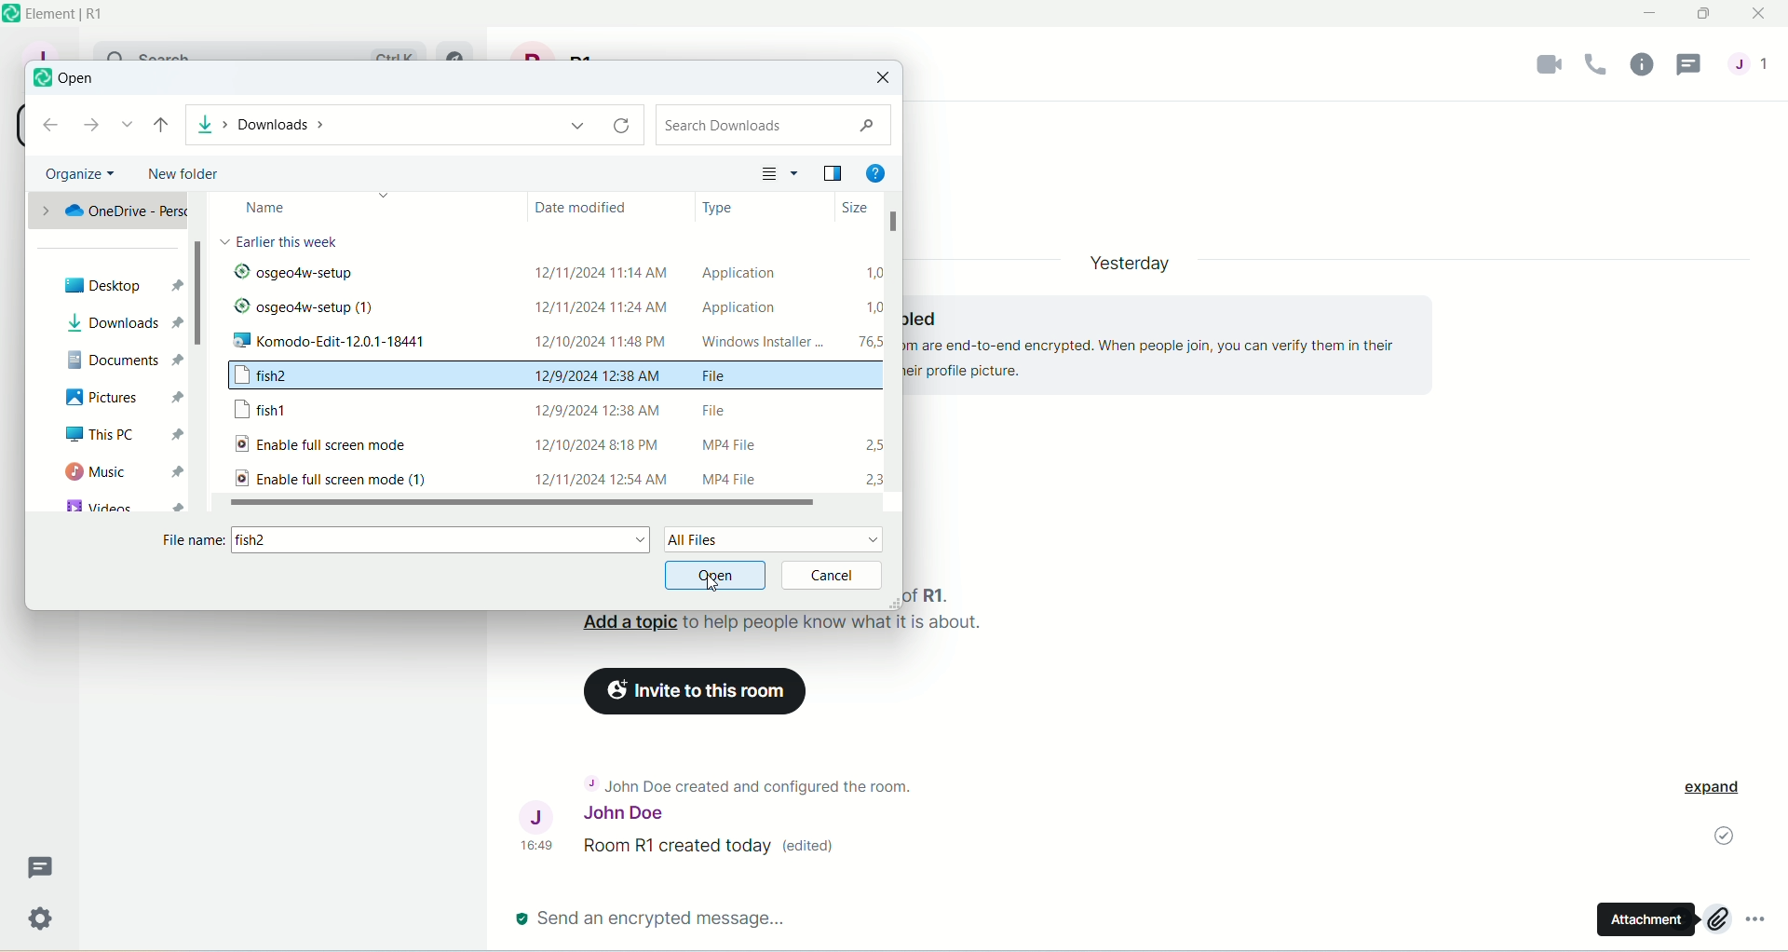 The width and height of the screenshot is (1788, 952). Describe the element at coordinates (107, 211) in the screenshot. I see `onedrive` at that location.